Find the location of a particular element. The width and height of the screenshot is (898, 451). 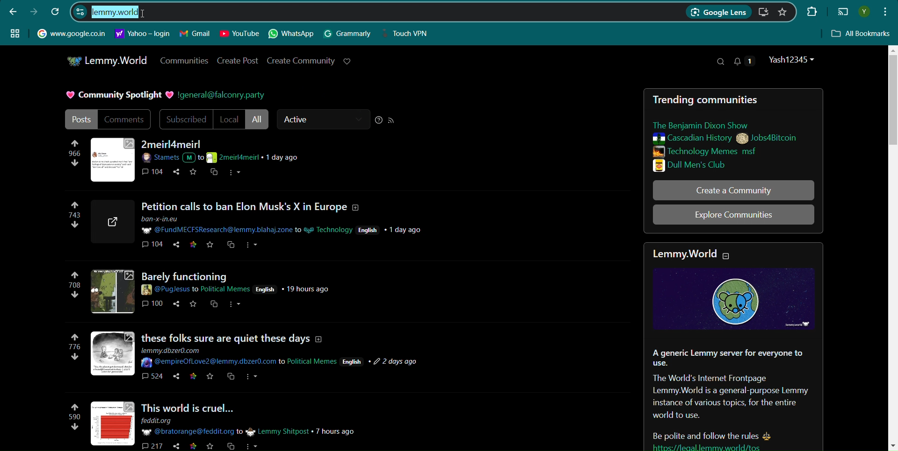

Hyperlink is located at coordinates (71, 33).